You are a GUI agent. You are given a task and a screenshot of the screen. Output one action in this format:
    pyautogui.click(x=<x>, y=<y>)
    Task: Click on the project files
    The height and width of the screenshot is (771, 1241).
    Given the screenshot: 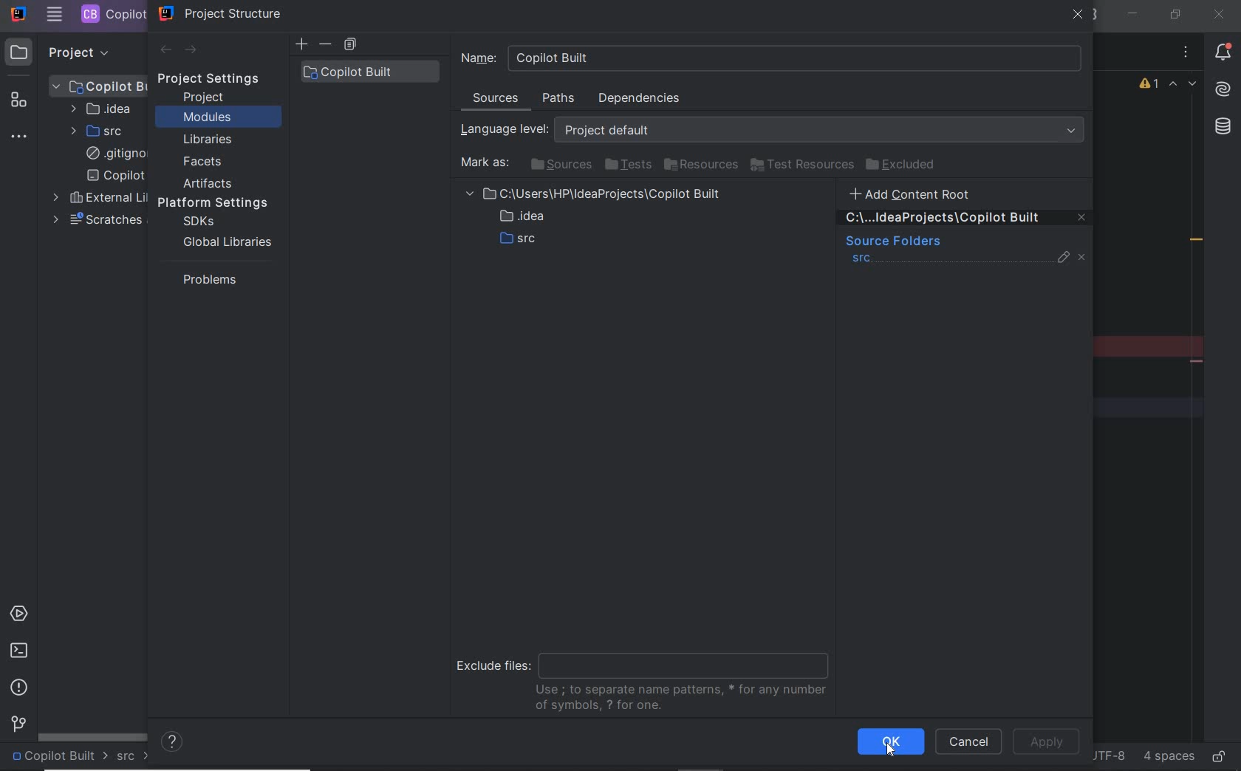 What is the action you would take?
    pyautogui.click(x=597, y=219)
    